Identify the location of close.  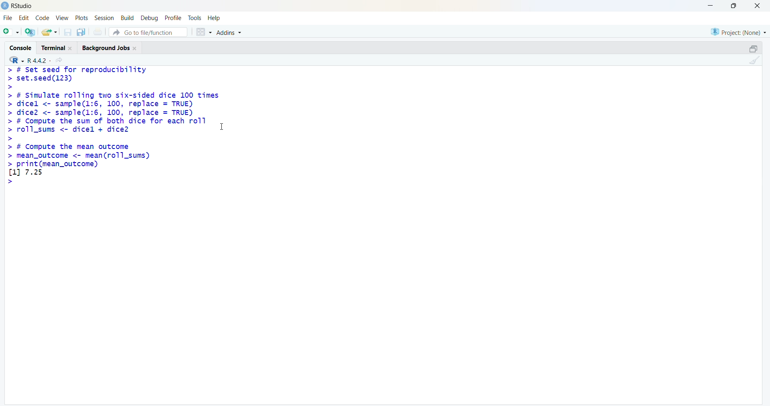
(71, 48).